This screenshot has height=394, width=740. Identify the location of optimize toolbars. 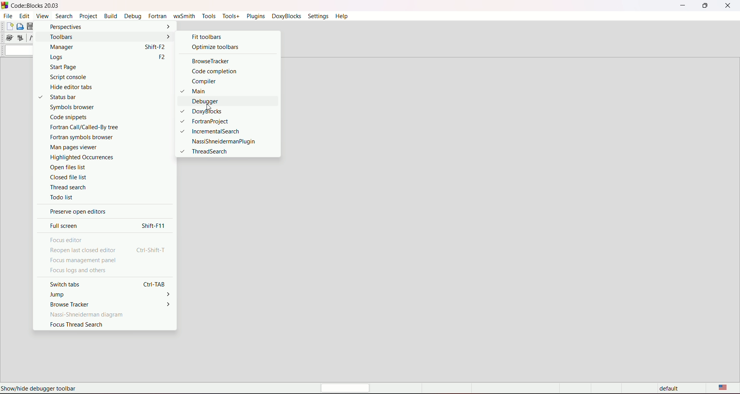
(215, 47).